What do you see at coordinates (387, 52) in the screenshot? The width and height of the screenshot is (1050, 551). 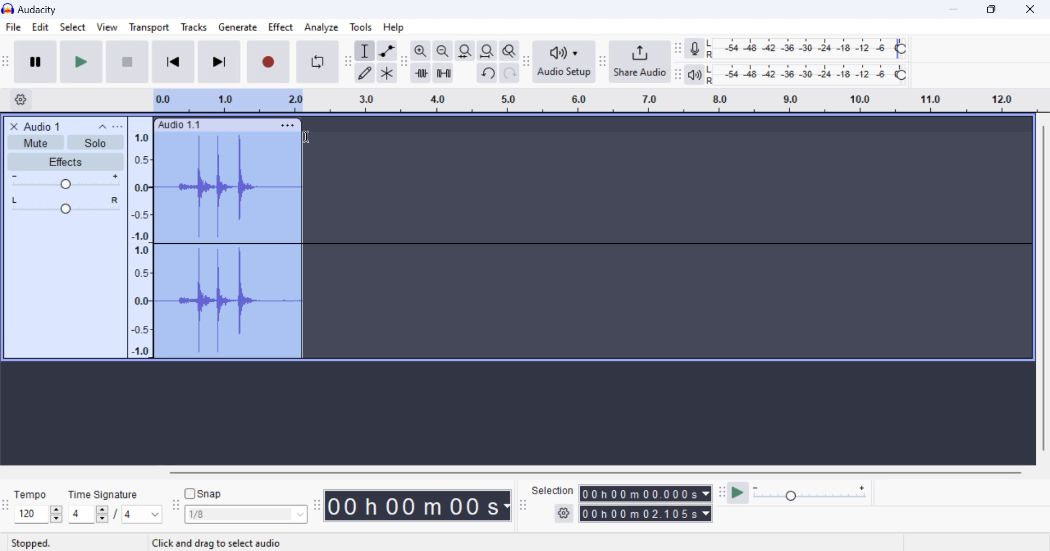 I see `envelop tool` at bounding box center [387, 52].